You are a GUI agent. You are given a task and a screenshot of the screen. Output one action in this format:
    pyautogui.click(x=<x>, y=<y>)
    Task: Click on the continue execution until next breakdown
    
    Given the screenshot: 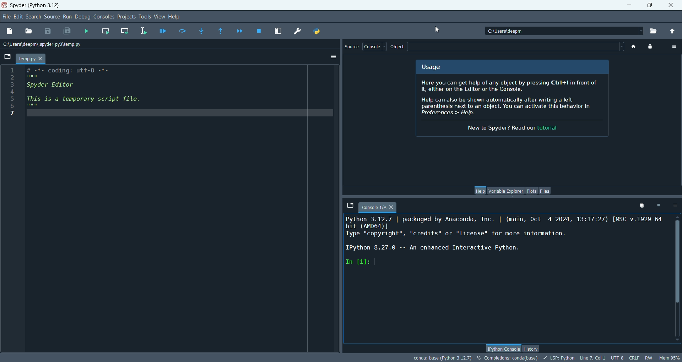 What is the action you would take?
    pyautogui.click(x=240, y=31)
    